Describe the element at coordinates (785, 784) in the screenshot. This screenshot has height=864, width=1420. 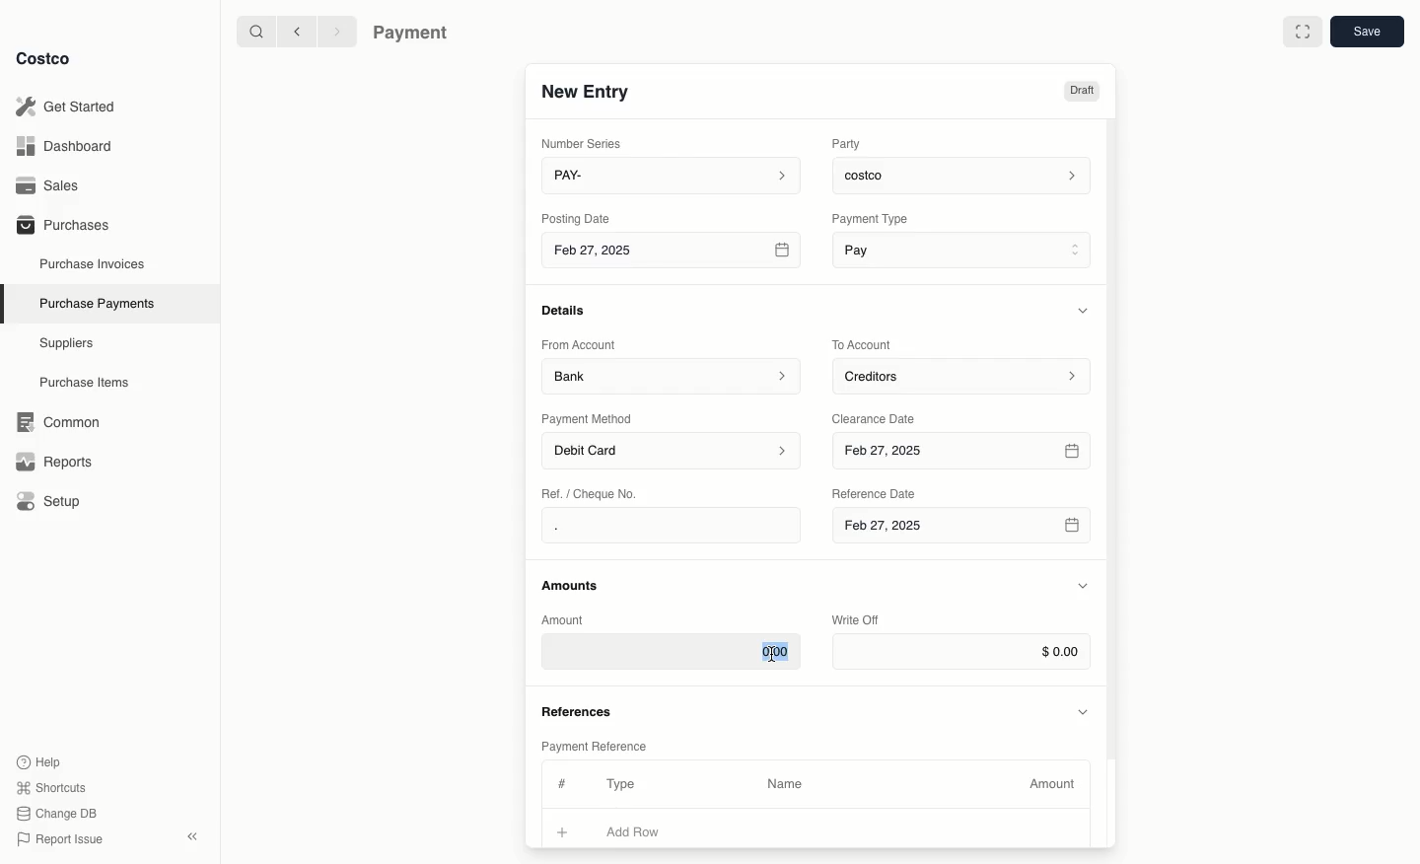
I see `Name` at that location.